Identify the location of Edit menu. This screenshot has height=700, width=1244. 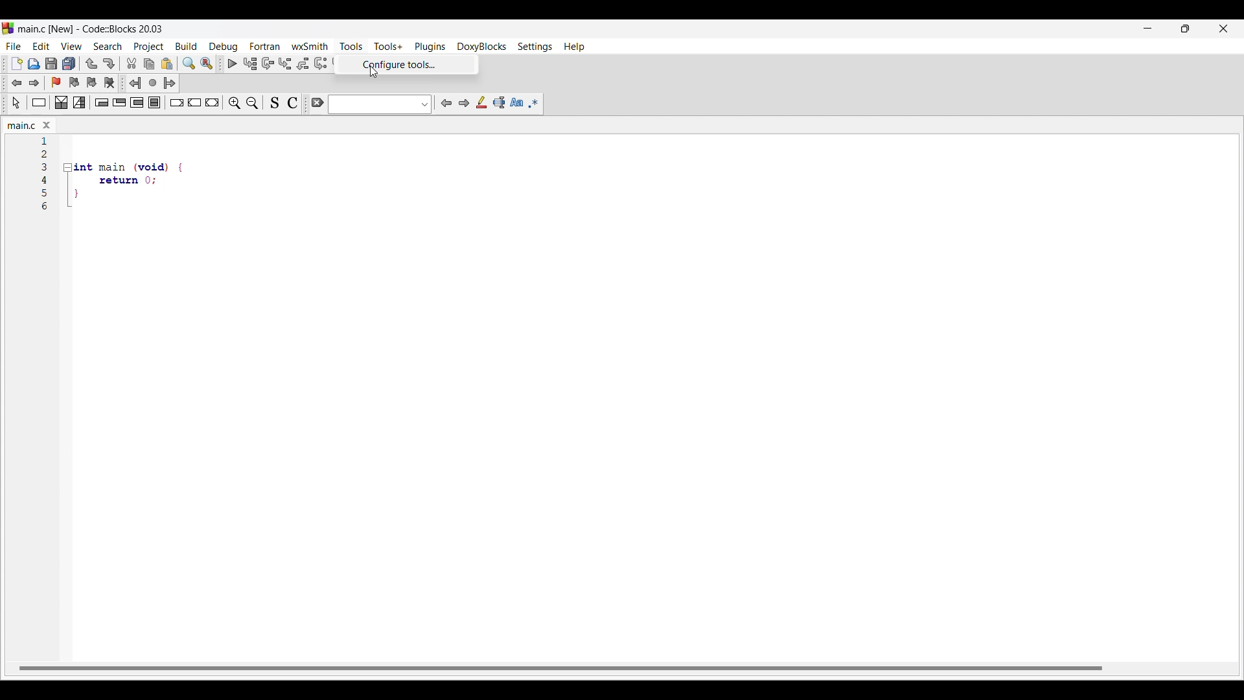
(41, 47).